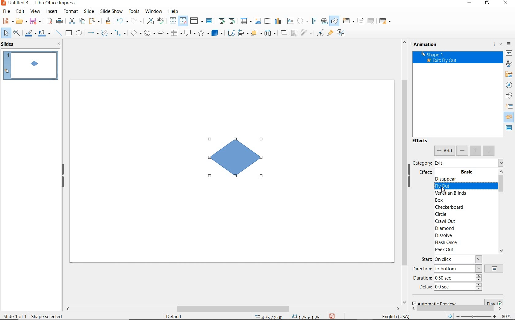 The image size is (515, 320). What do you see at coordinates (278, 21) in the screenshot?
I see `insert chart` at bounding box center [278, 21].